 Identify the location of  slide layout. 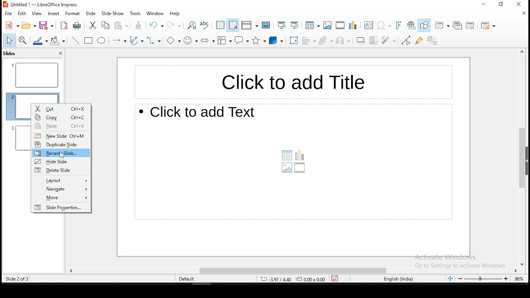
(488, 26).